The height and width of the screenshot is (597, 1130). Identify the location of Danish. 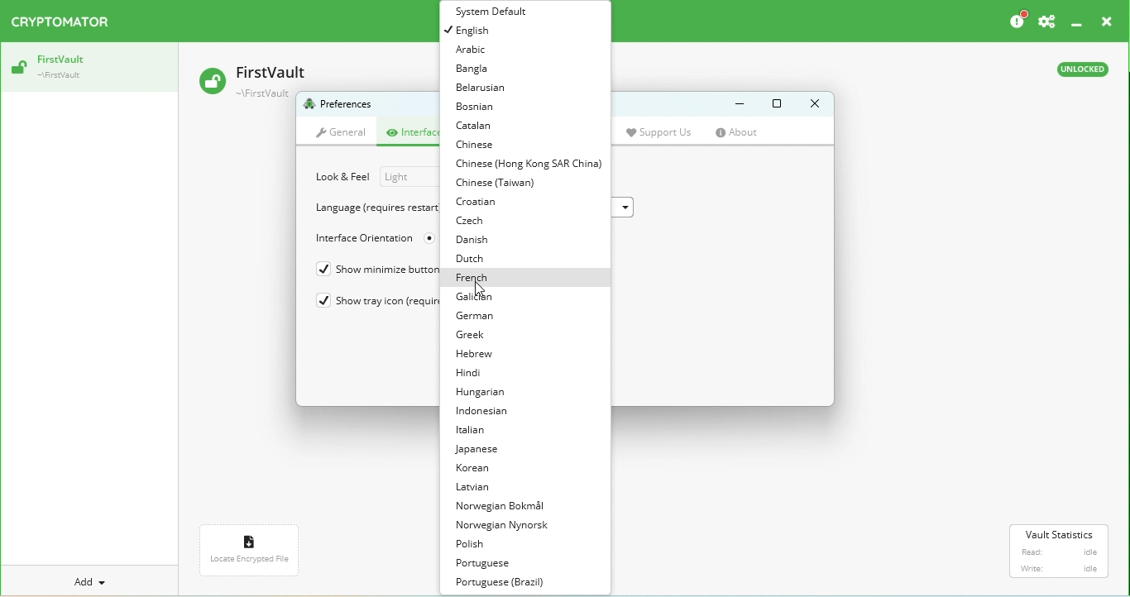
(476, 238).